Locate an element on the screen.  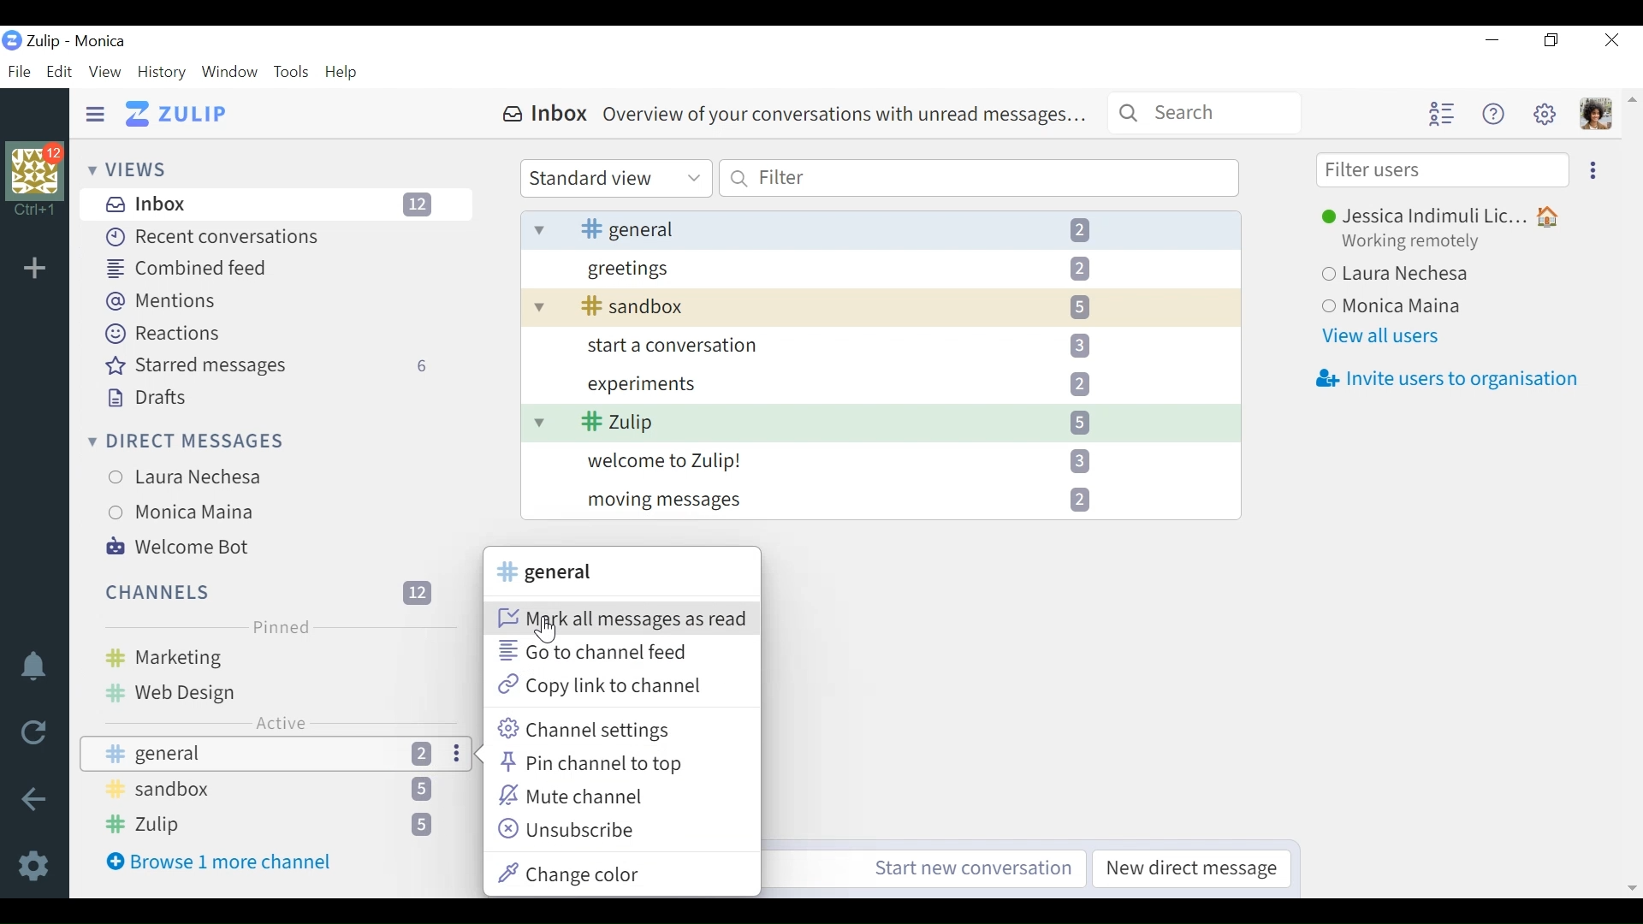
Direct Messages is located at coordinates (187, 443).